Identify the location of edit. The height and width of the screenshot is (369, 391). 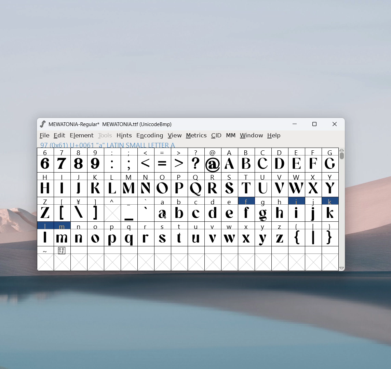
(60, 136).